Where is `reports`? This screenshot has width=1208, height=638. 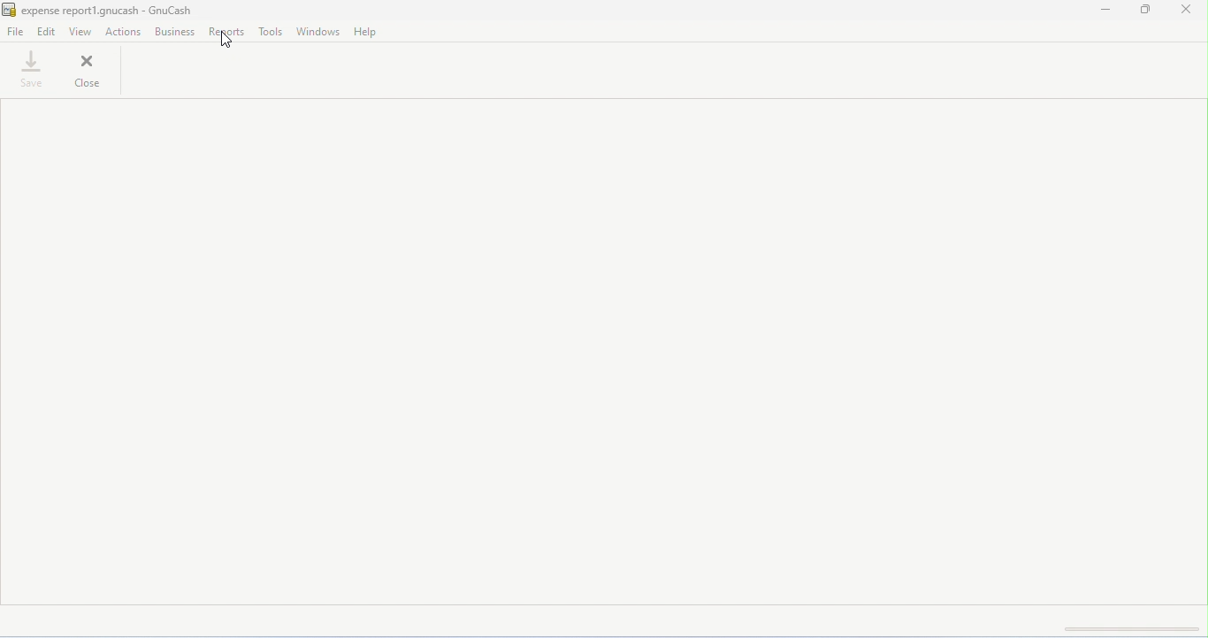 reports is located at coordinates (229, 31).